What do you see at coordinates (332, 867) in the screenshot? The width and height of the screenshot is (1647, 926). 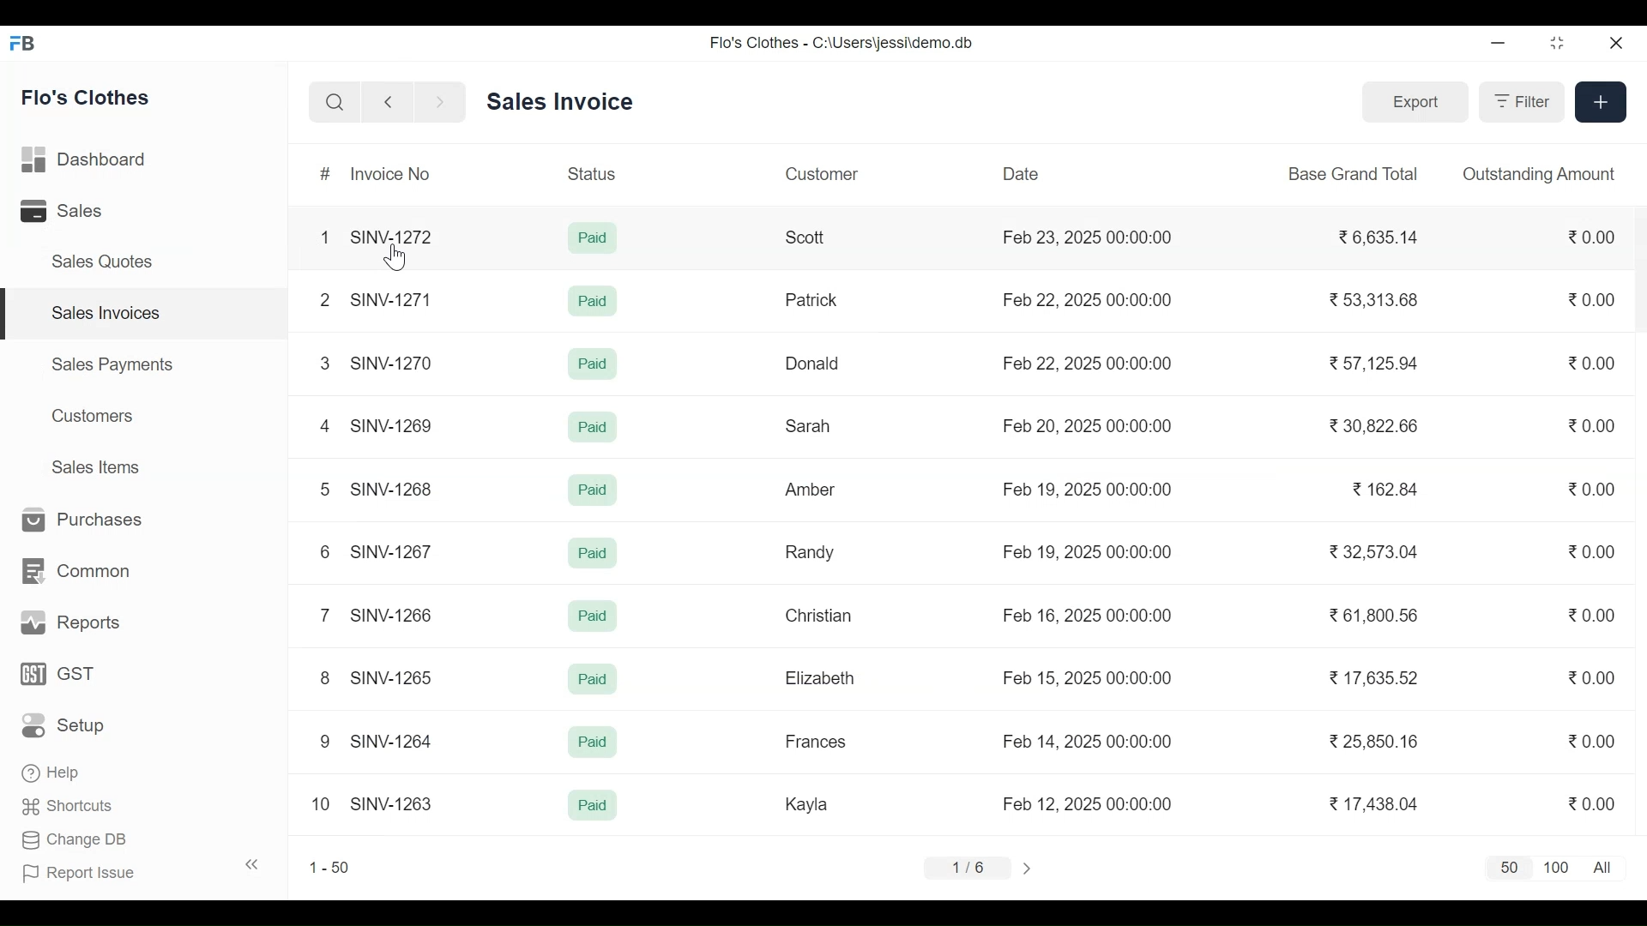 I see `1-50` at bounding box center [332, 867].